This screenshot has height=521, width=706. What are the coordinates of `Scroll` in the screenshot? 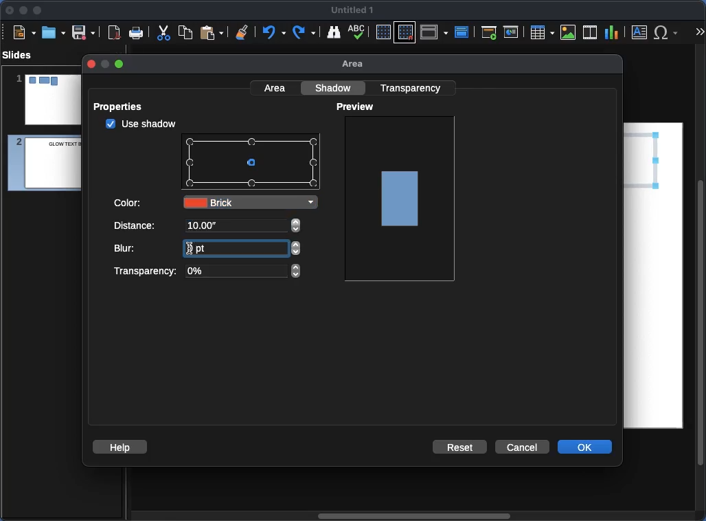 It's located at (702, 284).